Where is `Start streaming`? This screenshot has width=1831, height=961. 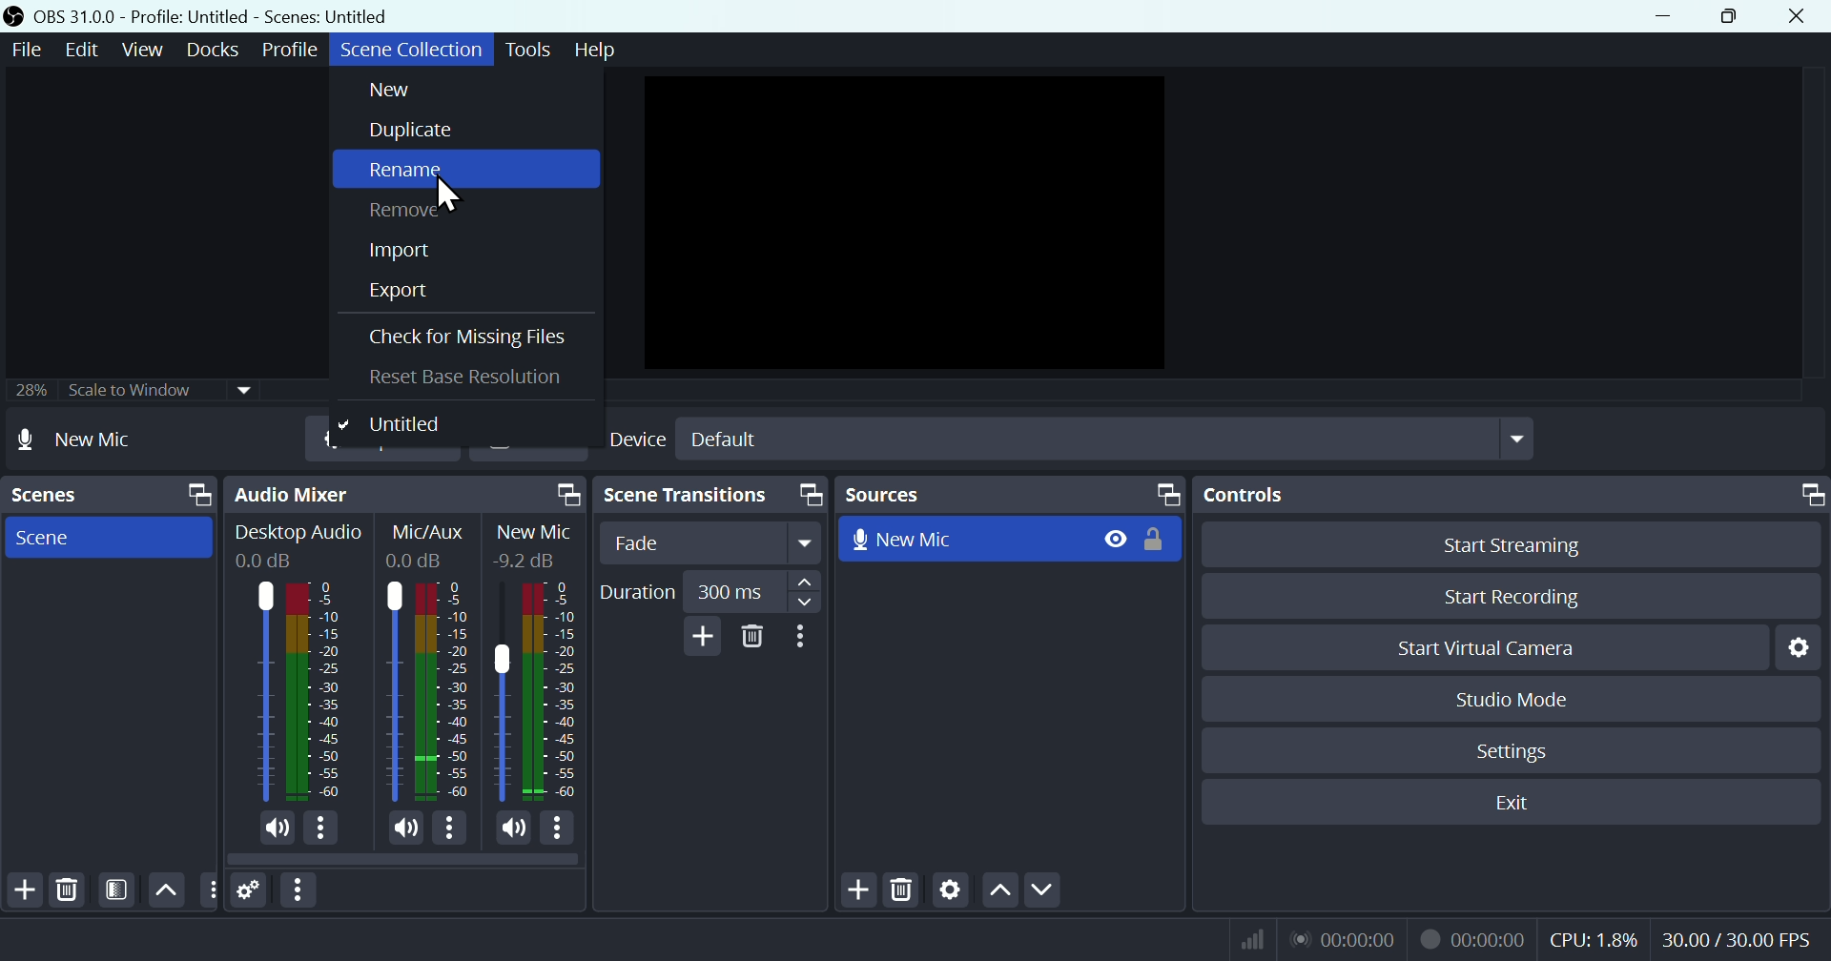 Start streaming is located at coordinates (1513, 542).